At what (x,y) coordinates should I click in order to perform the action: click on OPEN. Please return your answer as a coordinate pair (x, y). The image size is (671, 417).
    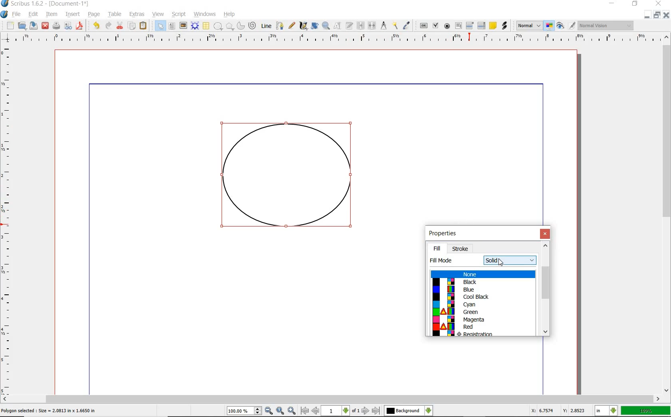
    Looking at the image, I should click on (22, 25).